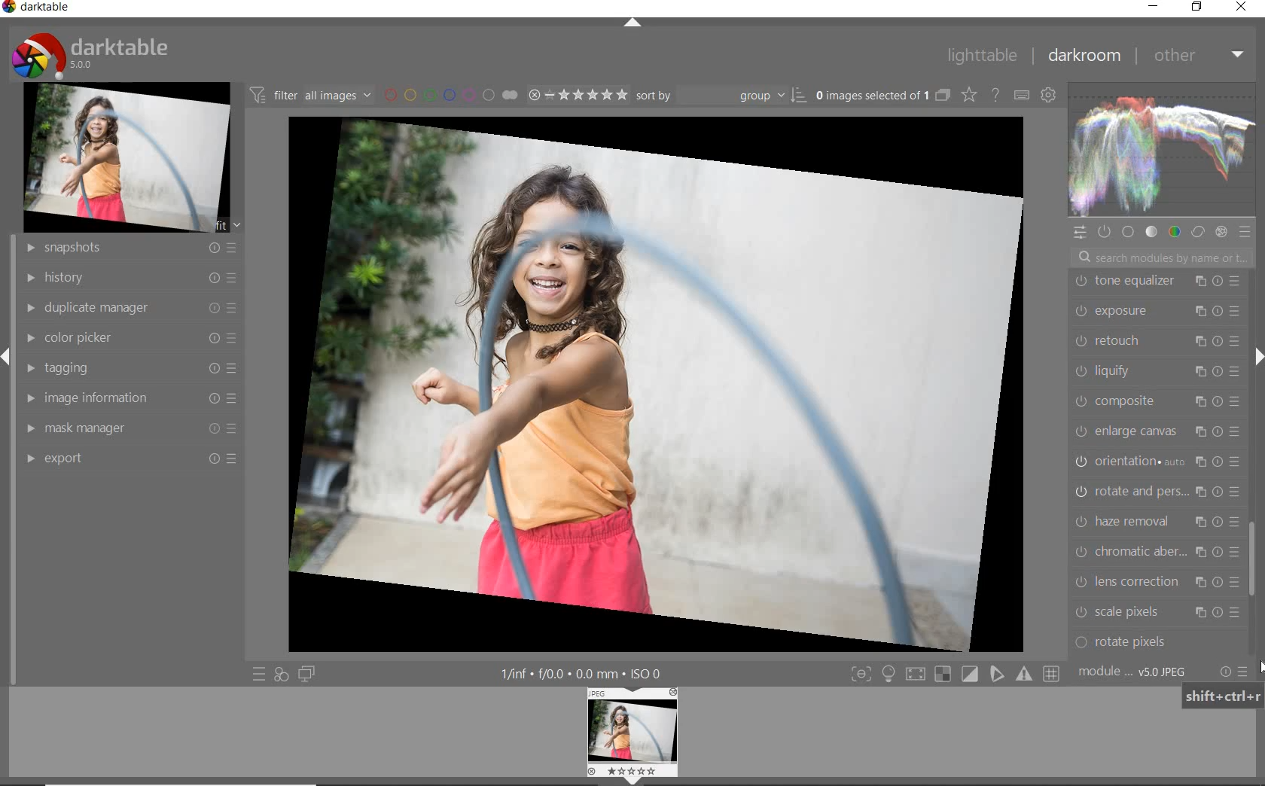 The height and width of the screenshot is (786, 1265). Describe the element at coordinates (1157, 461) in the screenshot. I see `orientation` at that location.